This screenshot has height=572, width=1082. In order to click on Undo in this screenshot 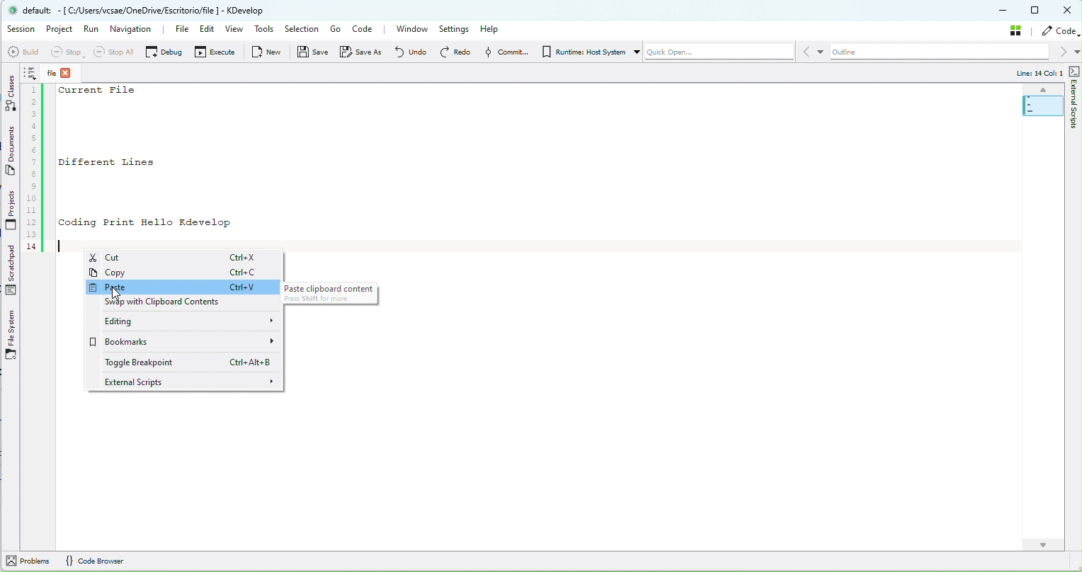, I will do `click(410, 51)`.